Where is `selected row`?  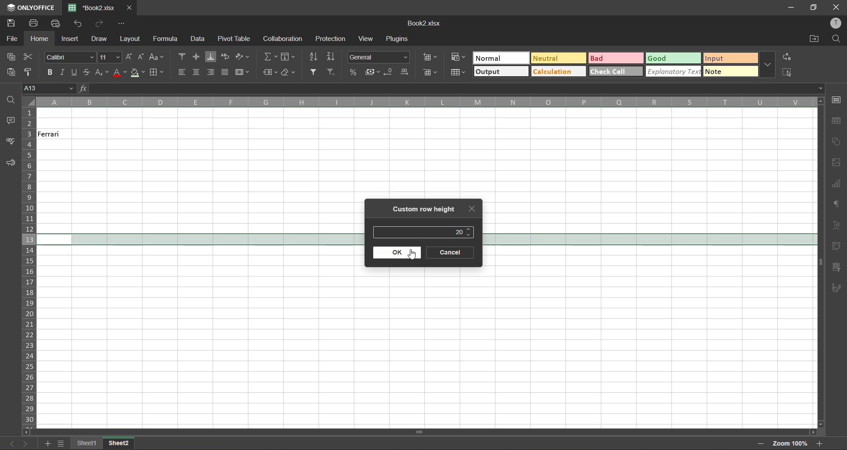
selected row is located at coordinates (648, 240).